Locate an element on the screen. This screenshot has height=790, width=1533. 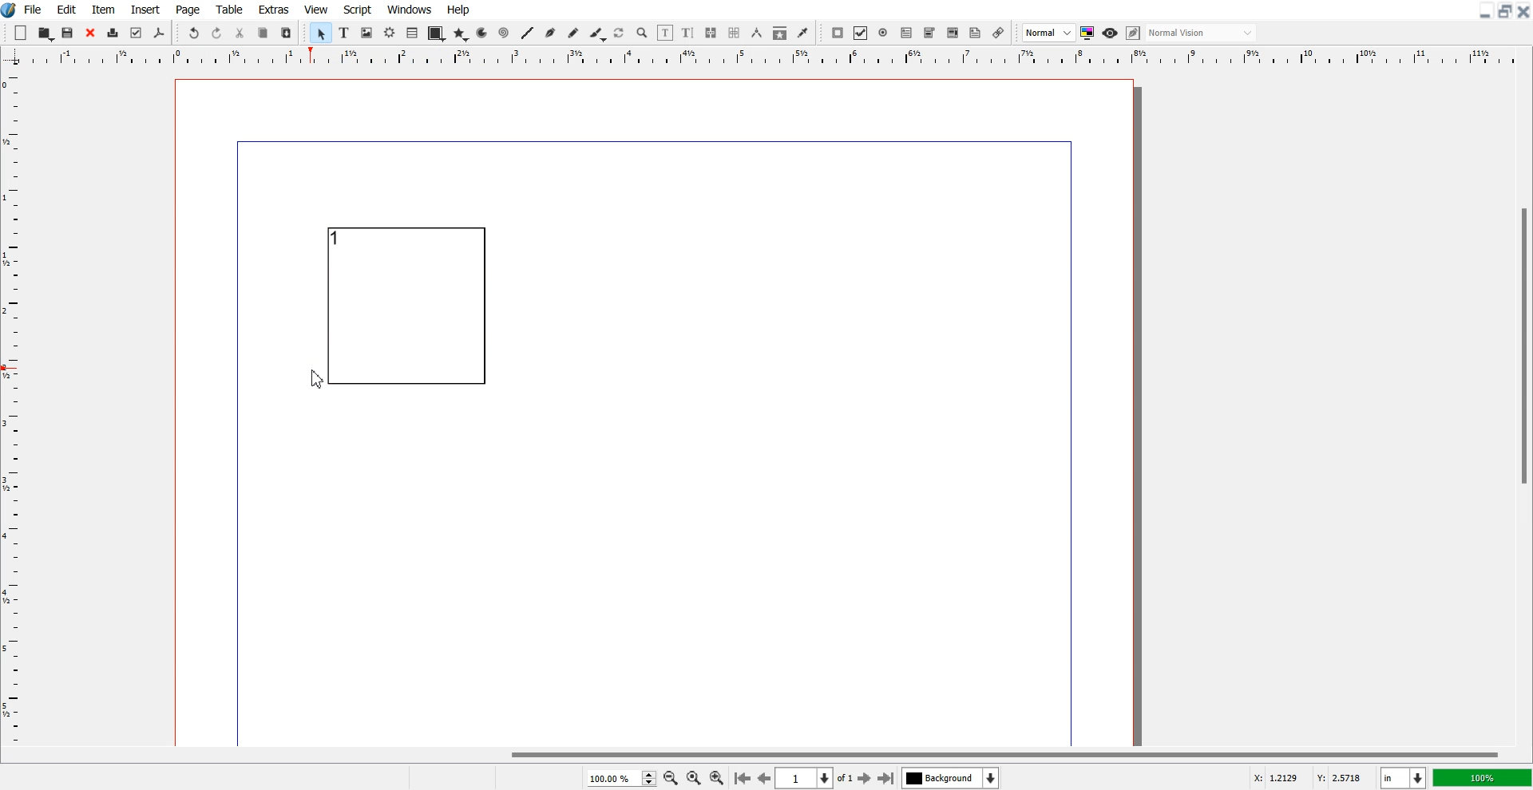
Select the current layer is located at coordinates (953, 778).